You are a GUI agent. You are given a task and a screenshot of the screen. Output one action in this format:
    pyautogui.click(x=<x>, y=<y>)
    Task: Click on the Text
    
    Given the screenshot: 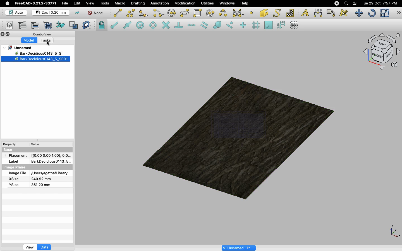 What is the action you would take?
    pyautogui.click(x=305, y=13)
    